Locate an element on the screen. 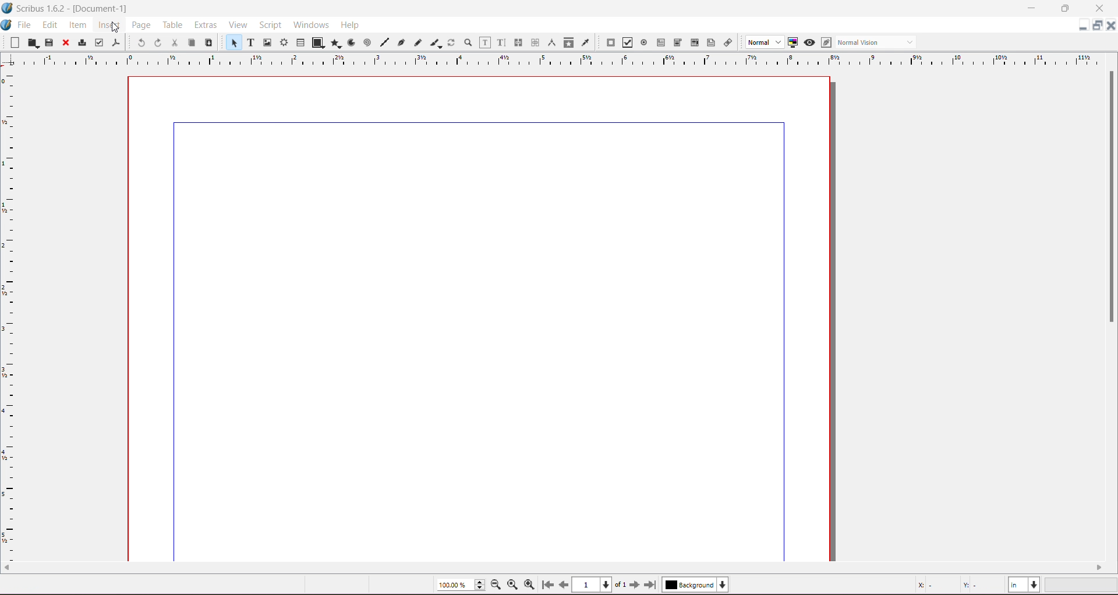  Item is located at coordinates (77, 26).